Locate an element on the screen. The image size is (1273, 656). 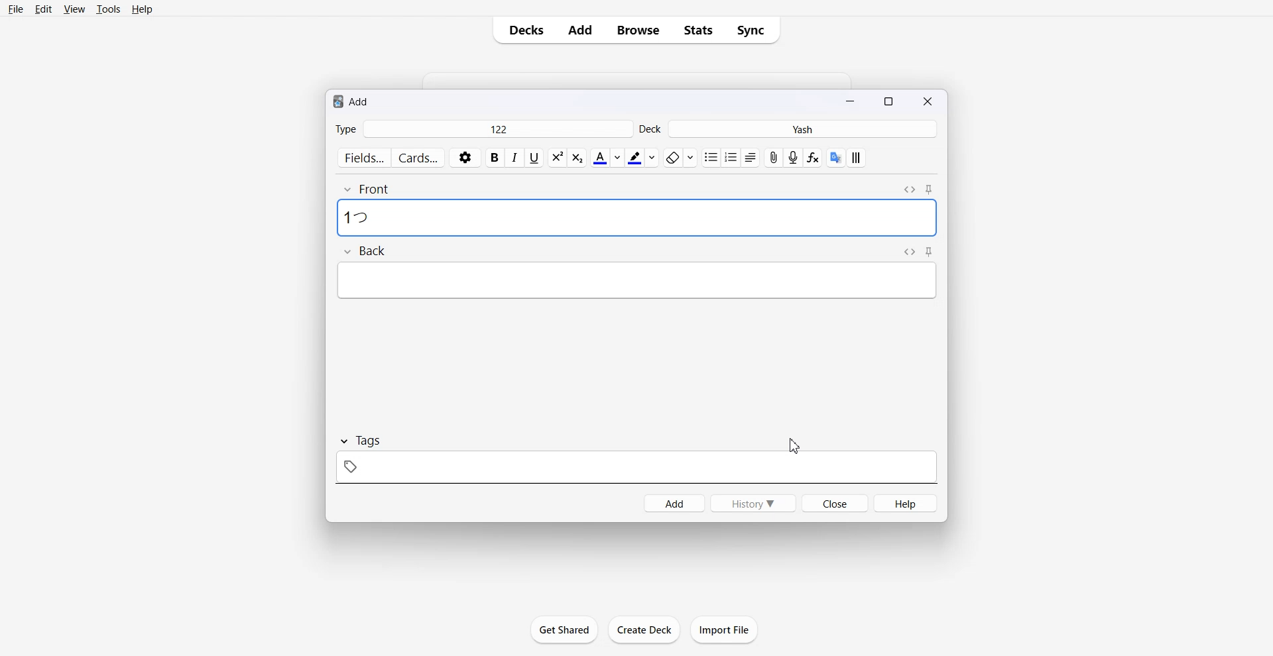
Fields is located at coordinates (363, 158).